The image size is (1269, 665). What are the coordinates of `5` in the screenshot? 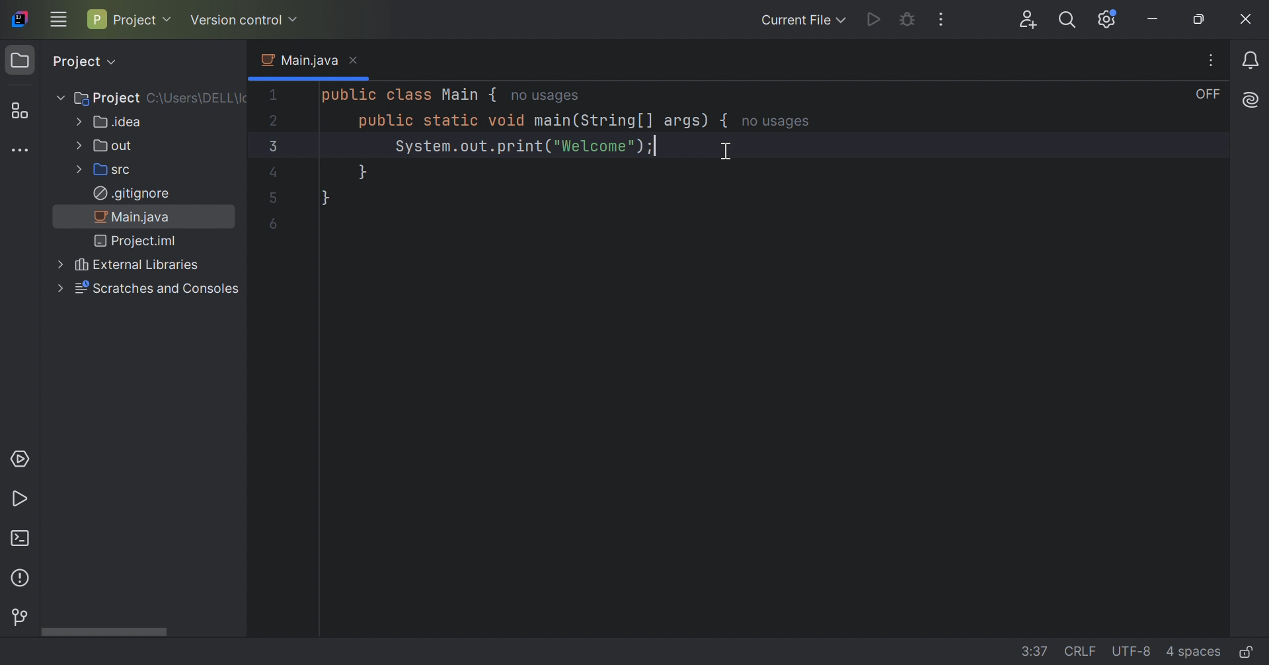 It's located at (273, 200).